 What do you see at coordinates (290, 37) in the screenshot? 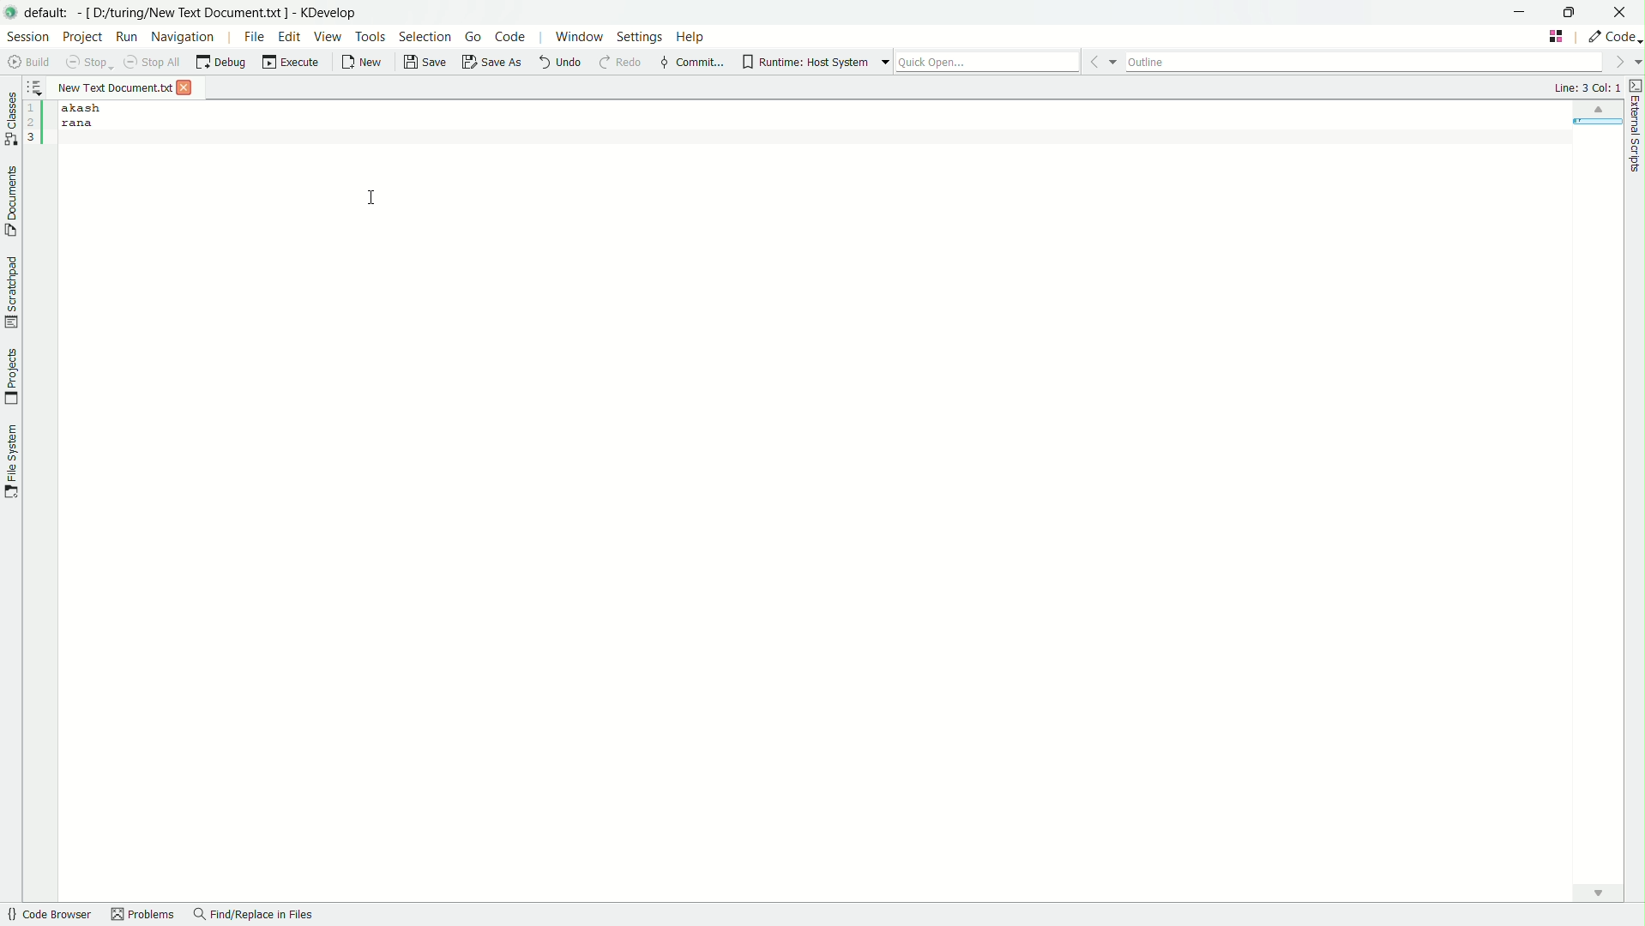
I see `edit menu` at bounding box center [290, 37].